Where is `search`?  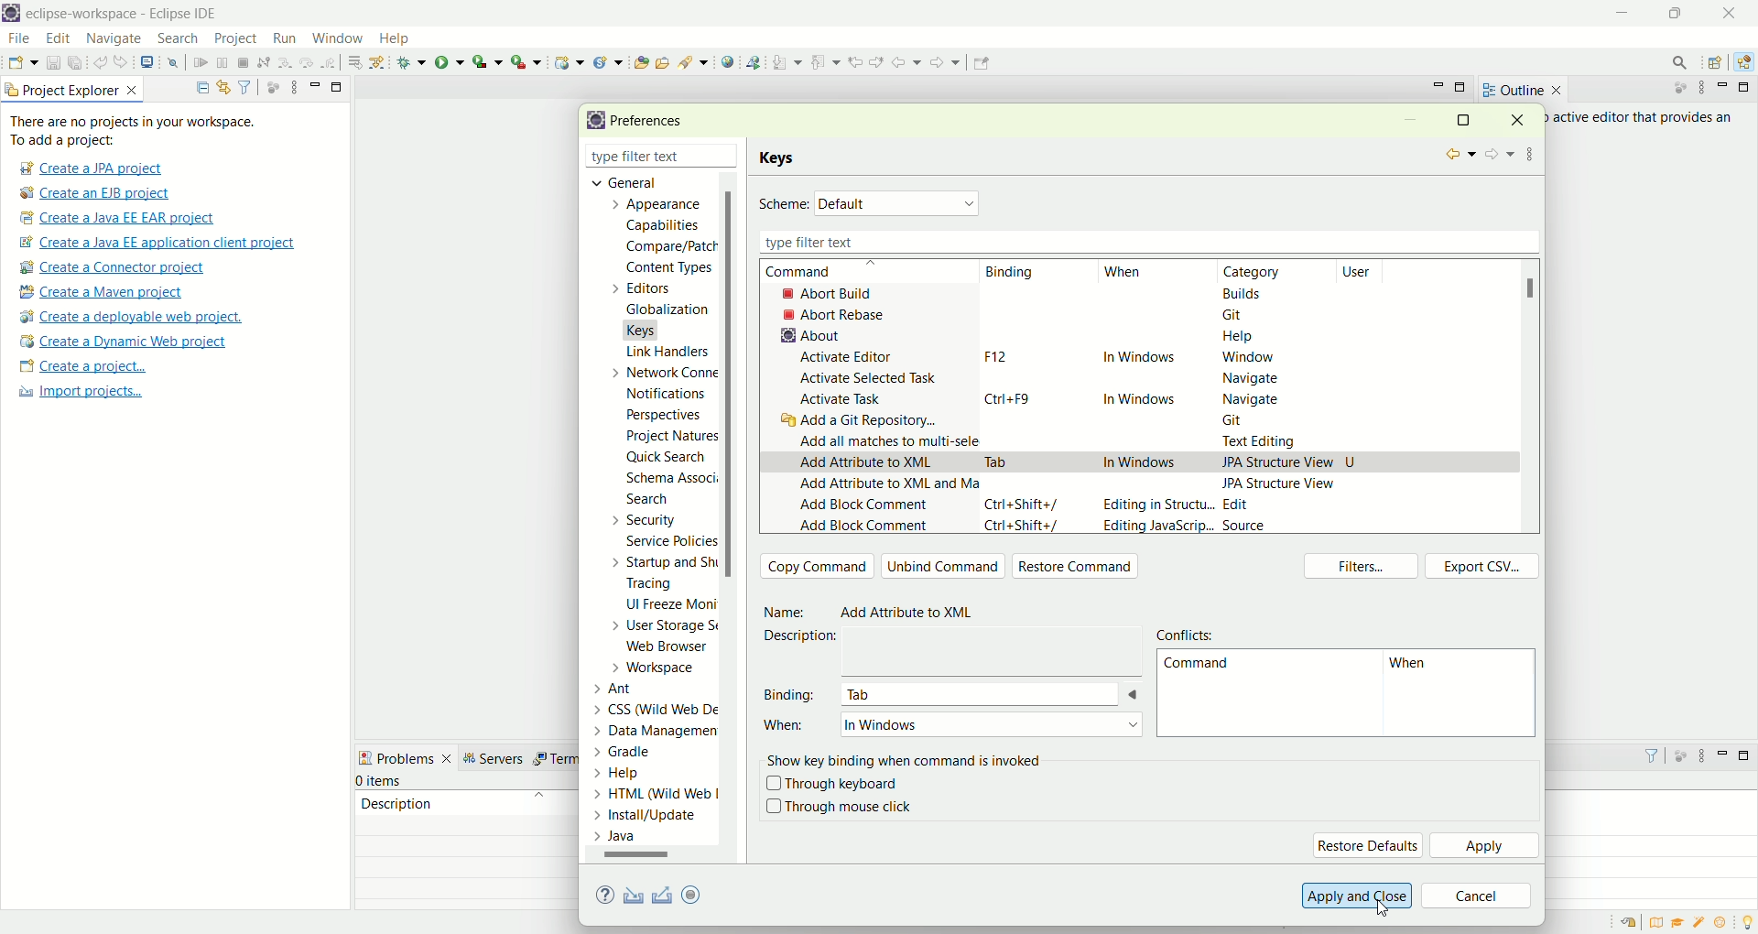 search is located at coordinates (178, 39).